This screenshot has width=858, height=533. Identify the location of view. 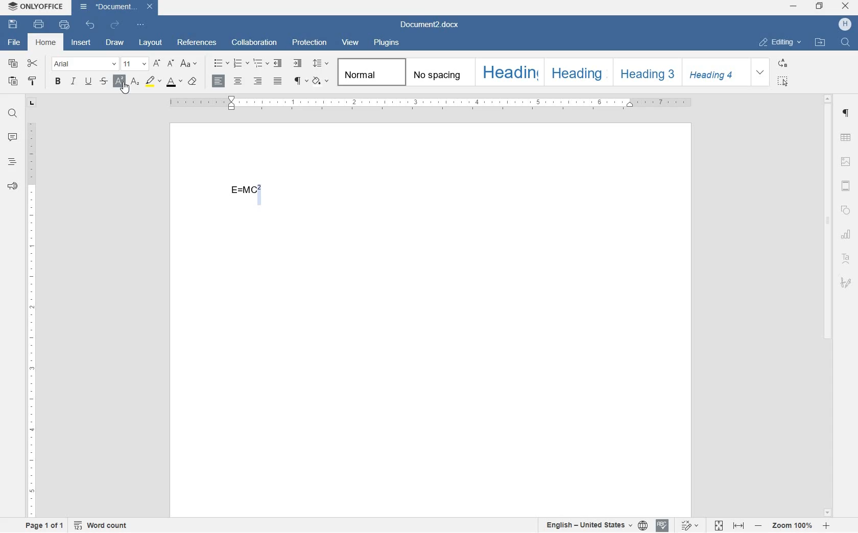
(352, 42).